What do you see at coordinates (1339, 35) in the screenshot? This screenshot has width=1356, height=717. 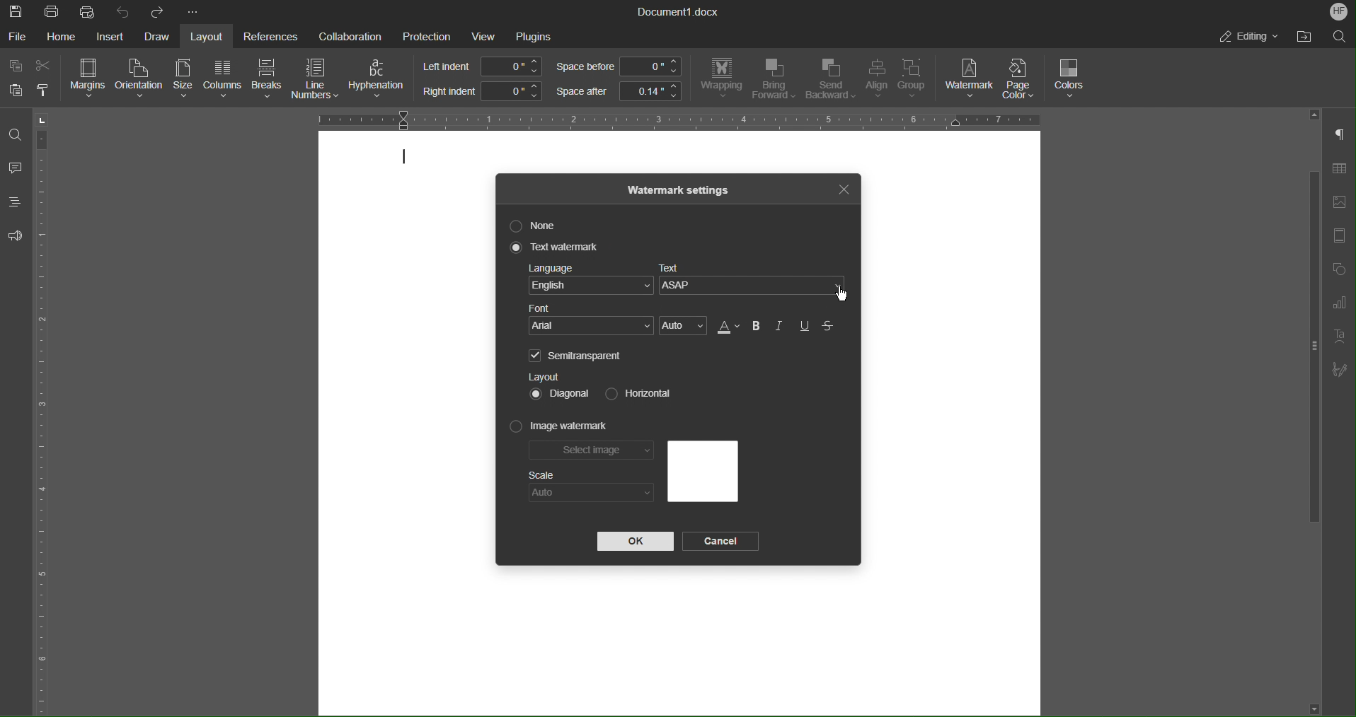 I see `Search` at bounding box center [1339, 35].